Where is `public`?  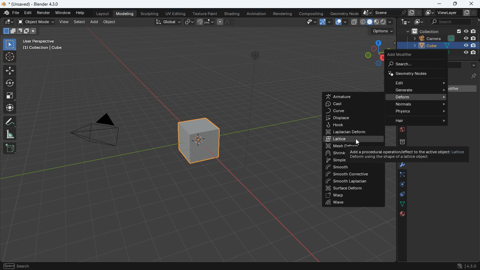 public is located at coordinates (402, 214).